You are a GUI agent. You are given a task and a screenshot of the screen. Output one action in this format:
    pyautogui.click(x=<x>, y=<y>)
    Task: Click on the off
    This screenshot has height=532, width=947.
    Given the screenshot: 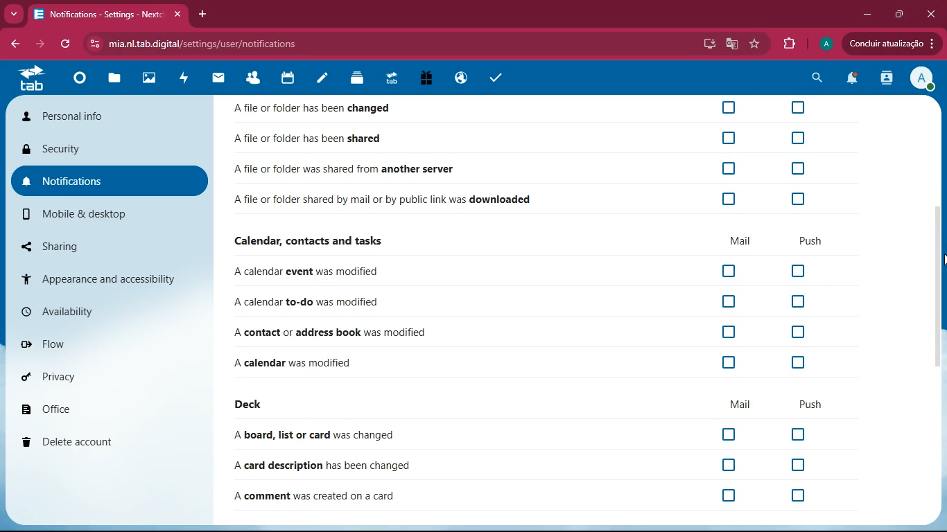 What is the action you would take?
    pyautogui.click(x=727, y=272)
    